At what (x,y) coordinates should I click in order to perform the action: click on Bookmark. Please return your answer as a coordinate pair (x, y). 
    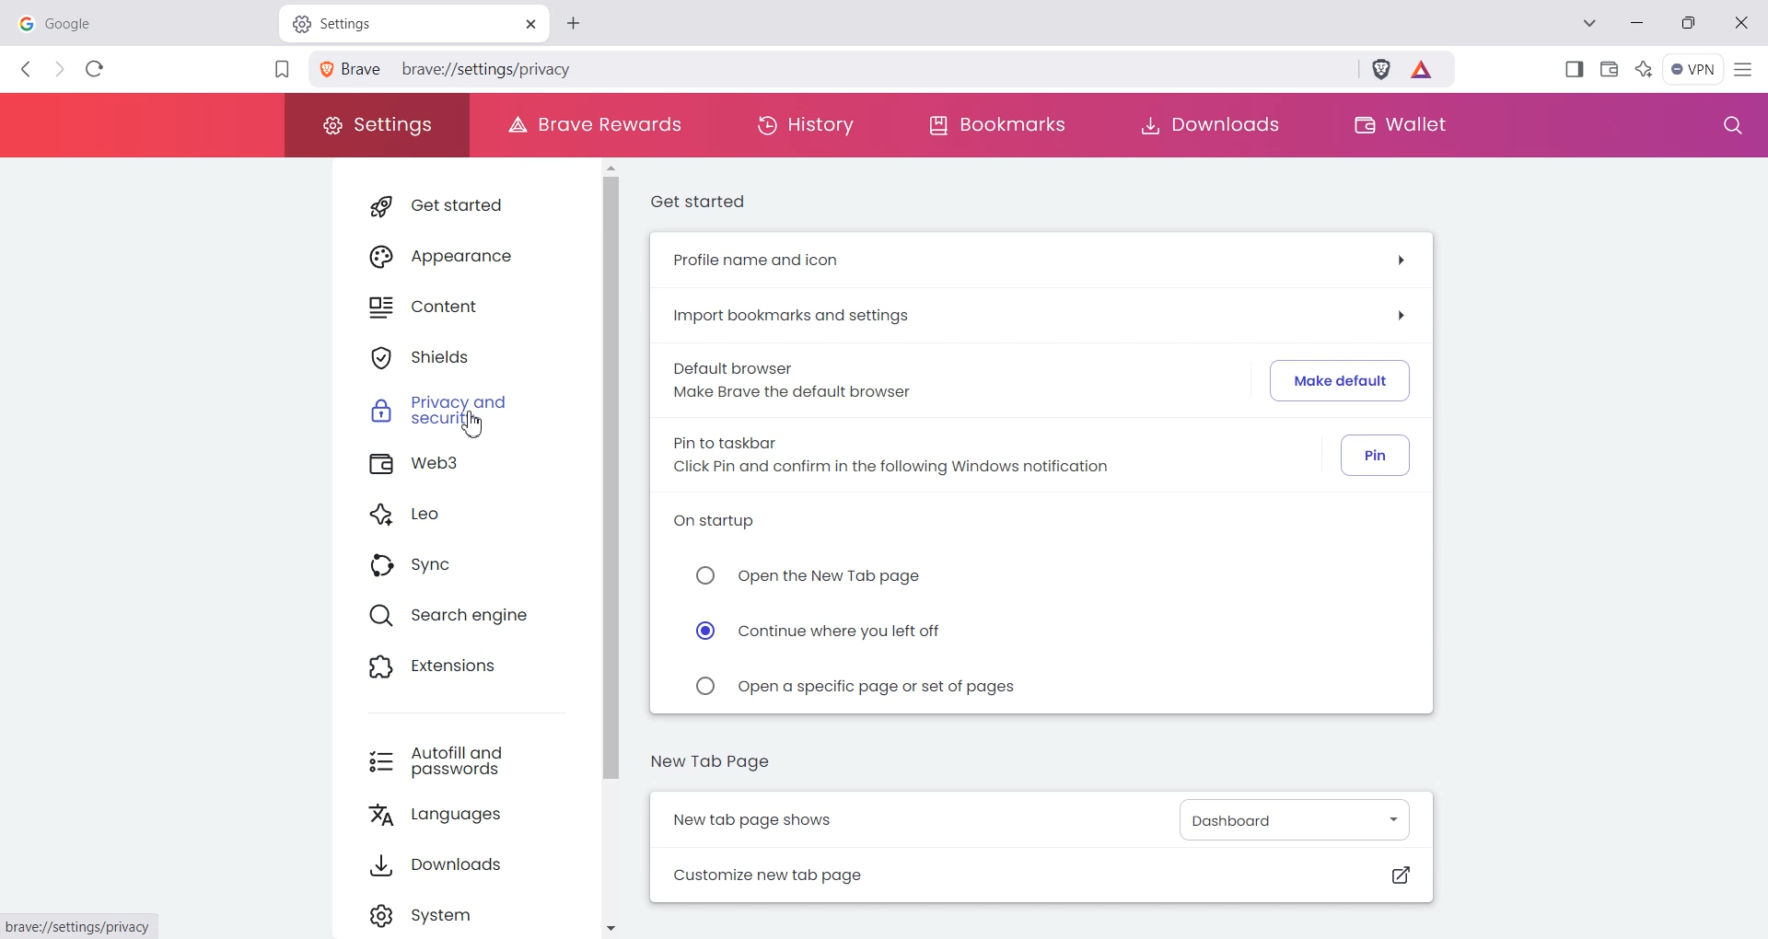
    Looking at the image, I should click on (281, 71).